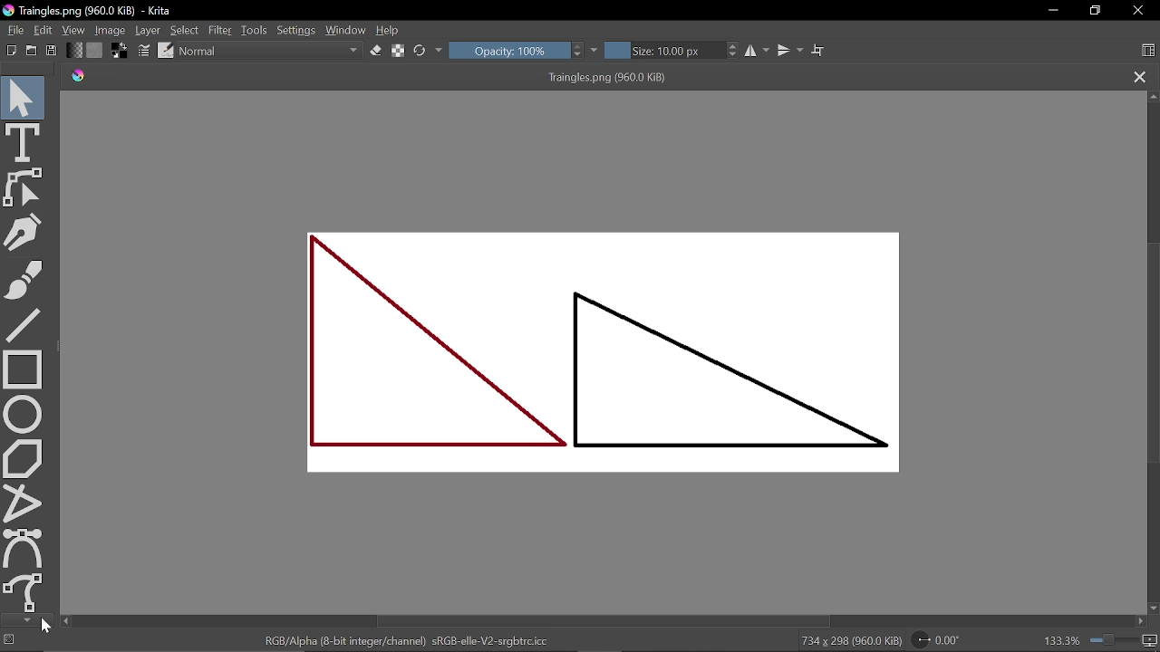 This screenshot has height=652, width=1160. Describe the element at coordinates (792, 52) in the screenshot. I see `Vertical mirror tool` at that location.